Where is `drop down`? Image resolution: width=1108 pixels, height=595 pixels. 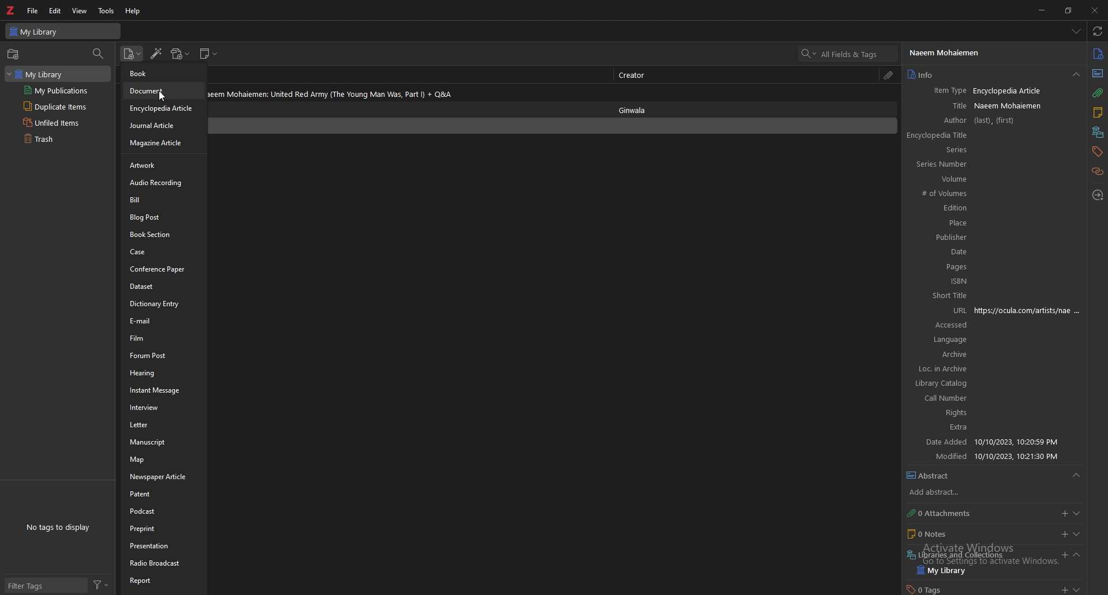
drop down is located at coordinates (1076, 31).